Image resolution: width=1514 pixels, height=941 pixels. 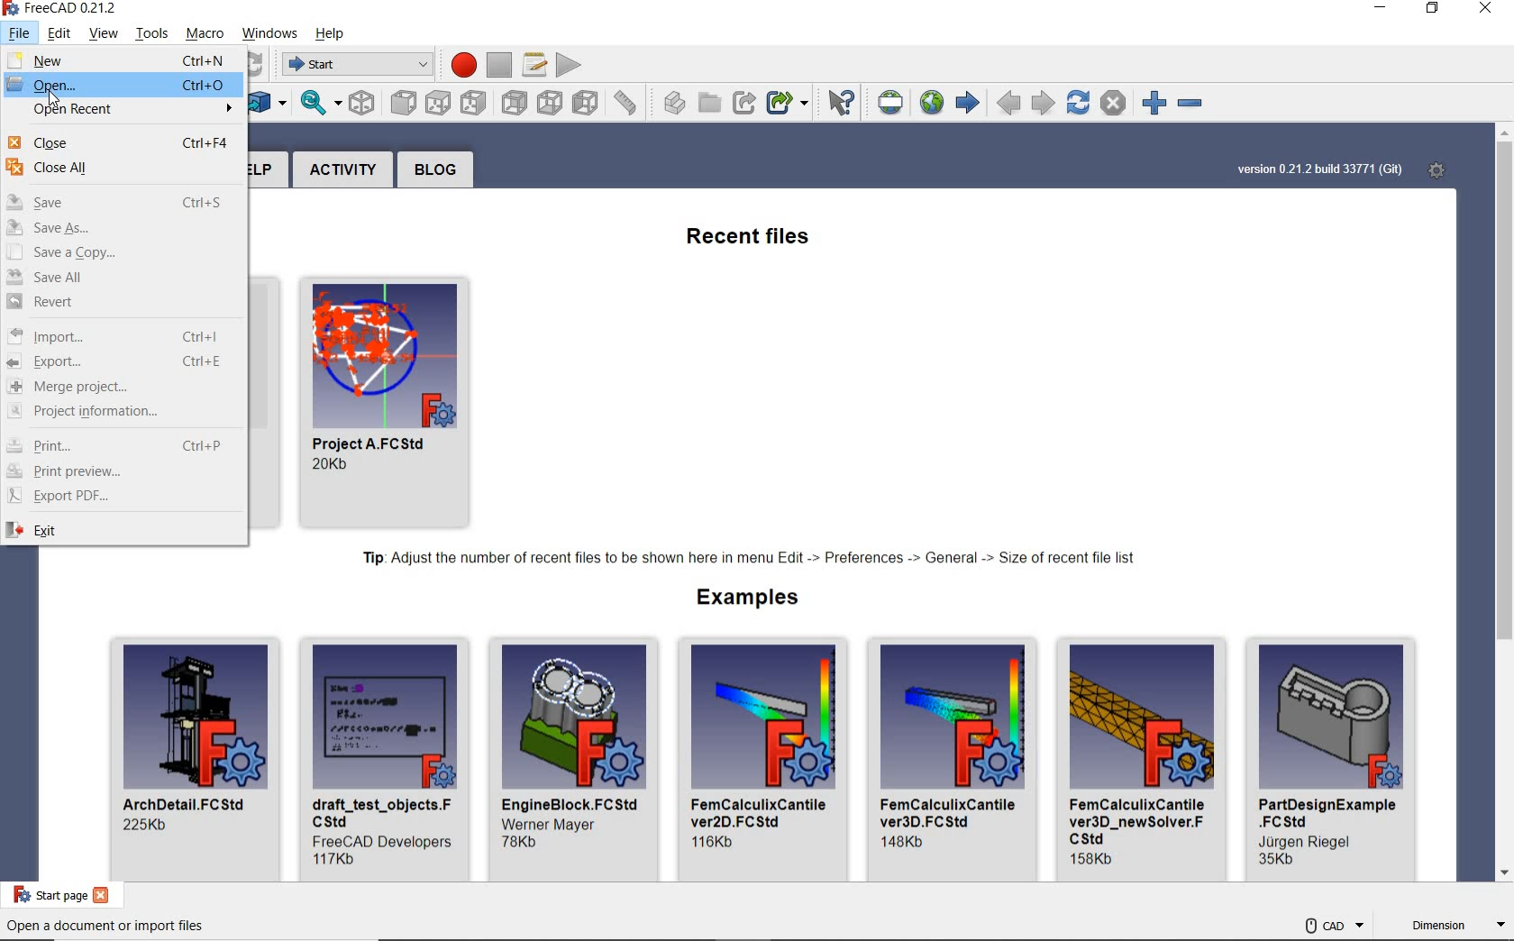 What do you see at coordinates (384, 352) in the screenshot?
I see `image` at bounding box center [384, 352].